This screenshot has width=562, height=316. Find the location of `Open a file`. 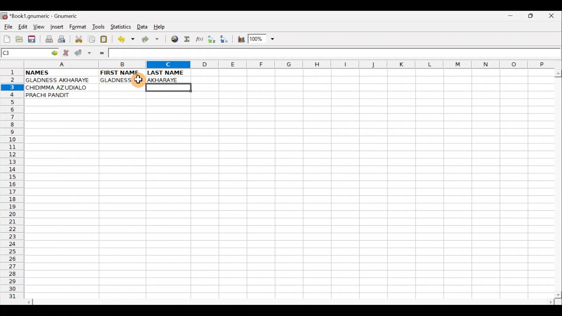

Open a file is located at coordinates (20, 38).